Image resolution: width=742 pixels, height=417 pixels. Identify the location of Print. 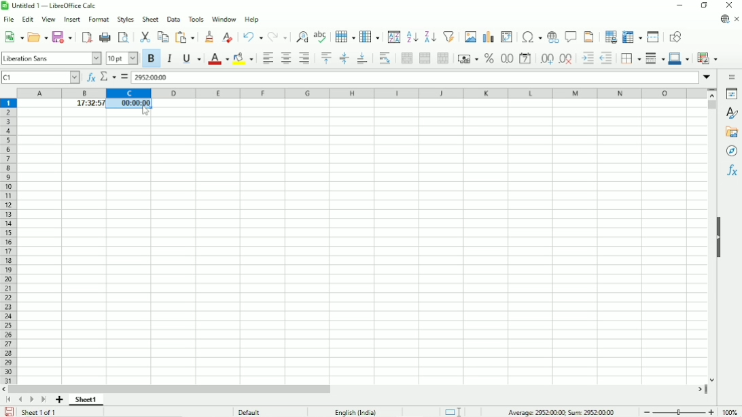
(105, 37).